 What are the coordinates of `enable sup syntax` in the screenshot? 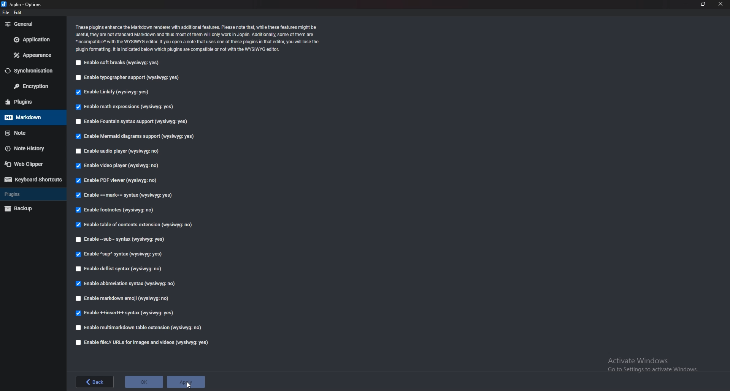 It's located at (119, 254).